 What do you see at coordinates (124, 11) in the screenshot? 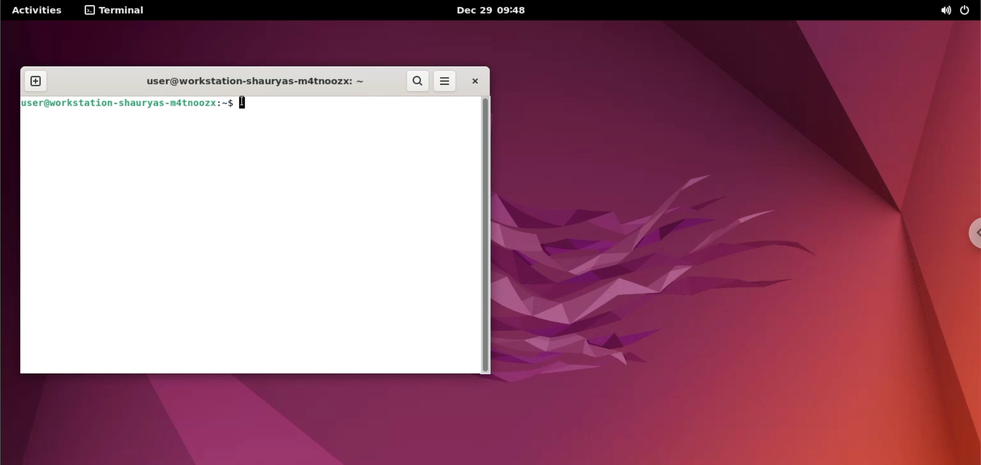
I see `terminal` at bounding box center [124, 11].